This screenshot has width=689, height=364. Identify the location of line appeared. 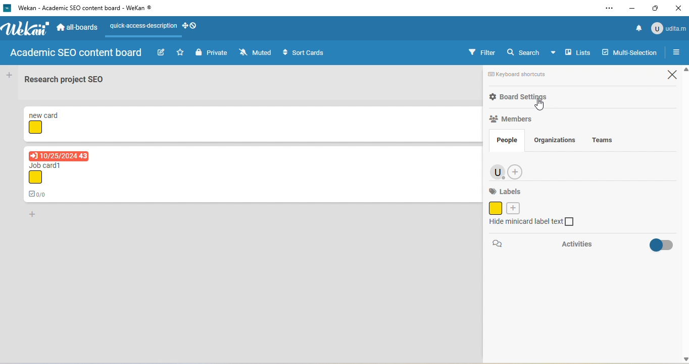
(148, 37).